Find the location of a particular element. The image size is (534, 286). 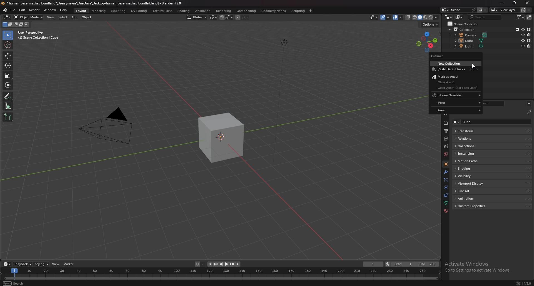

help is located at coordinates (64, 10).